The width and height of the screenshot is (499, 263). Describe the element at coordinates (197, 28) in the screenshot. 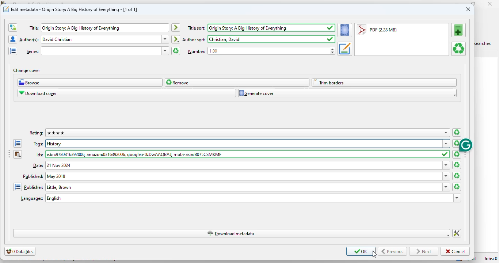

I see `text` at that location.